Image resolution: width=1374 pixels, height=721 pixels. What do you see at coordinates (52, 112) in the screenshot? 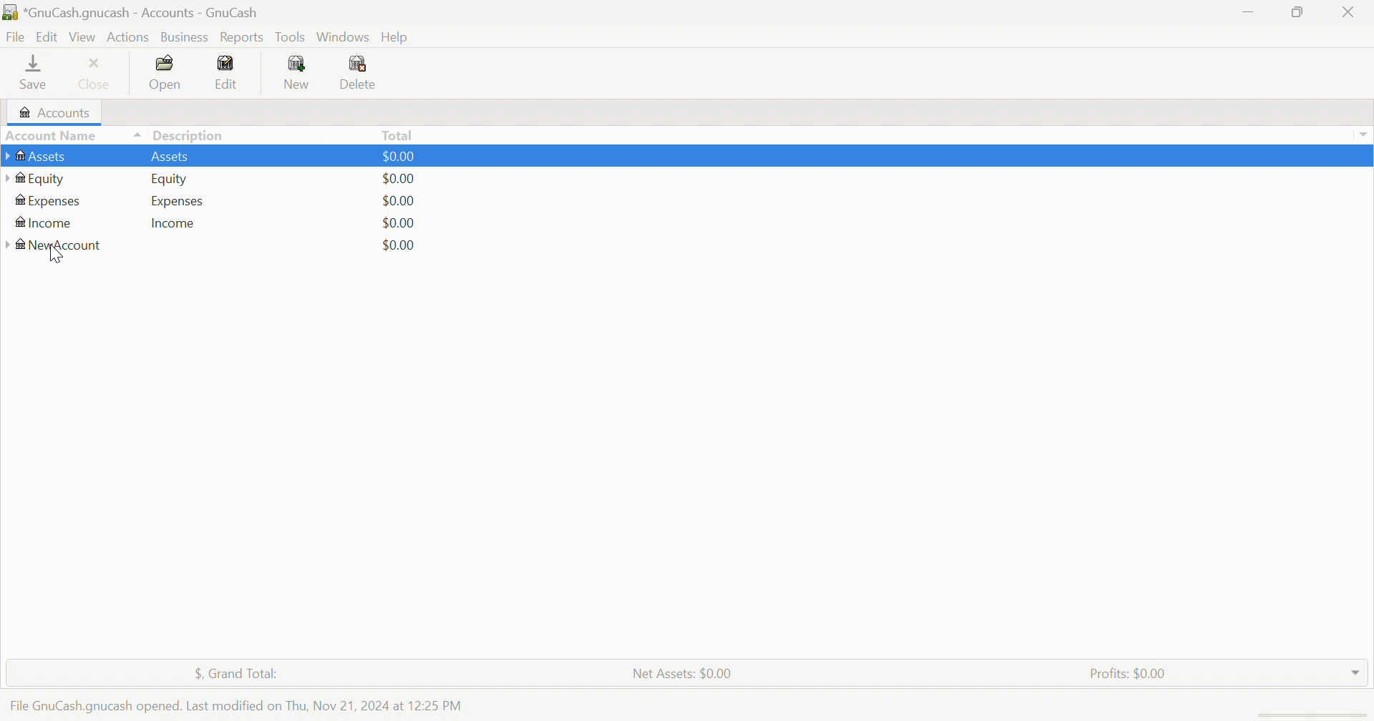
I see `Accounts` at bounding box center [52, 112].